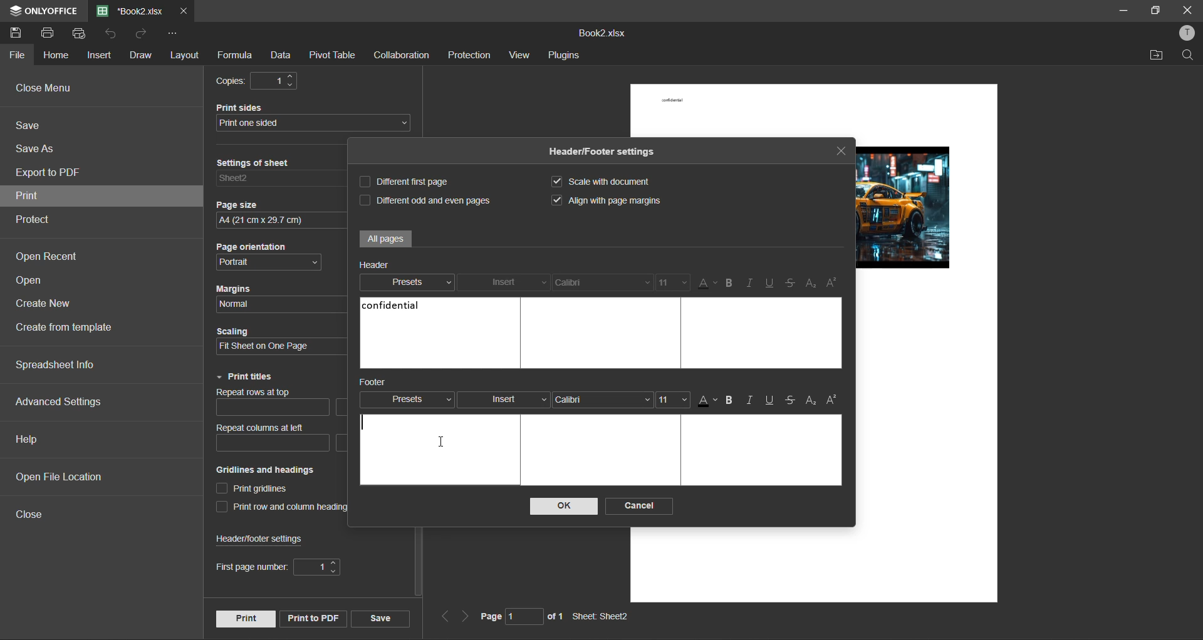 This screenshot has height=640, width=1203. What do you see at coordinates (708, 401) in the screenshot?
I see `font color` at bounding box center [708, 401].